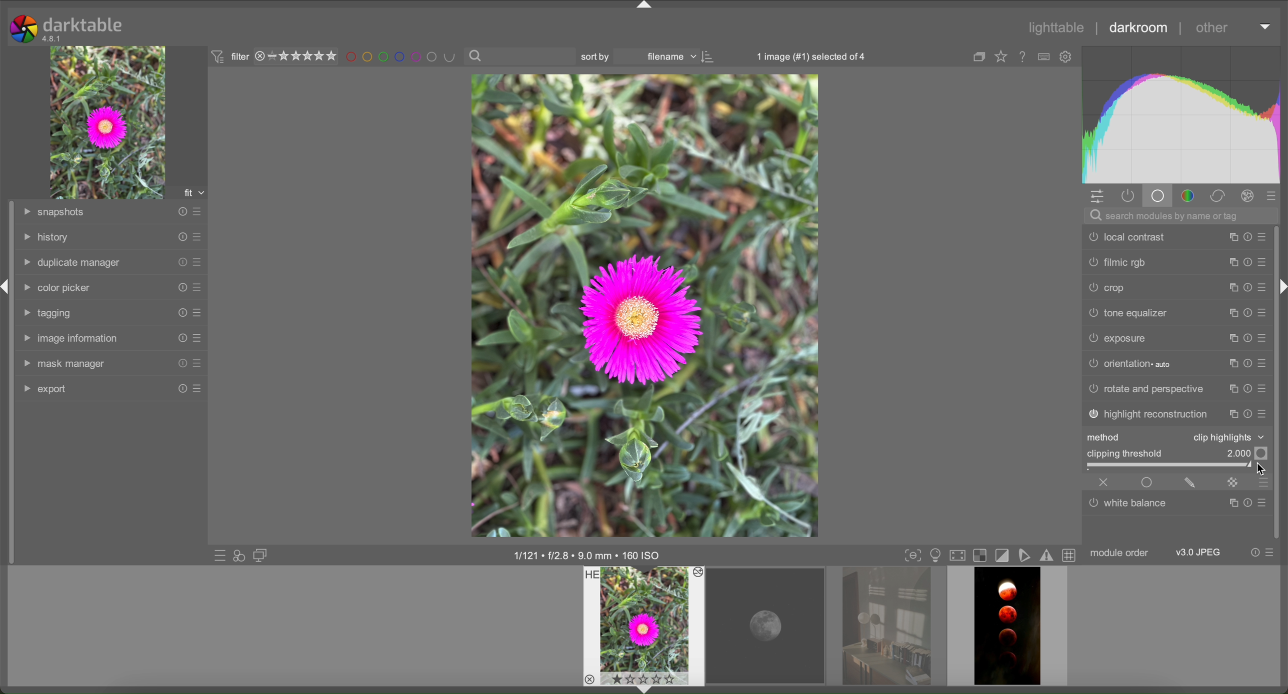  What do you see at coordinates (1272, 553) in the screenshot?
I see `presets` at bounding box center [1272, 553].